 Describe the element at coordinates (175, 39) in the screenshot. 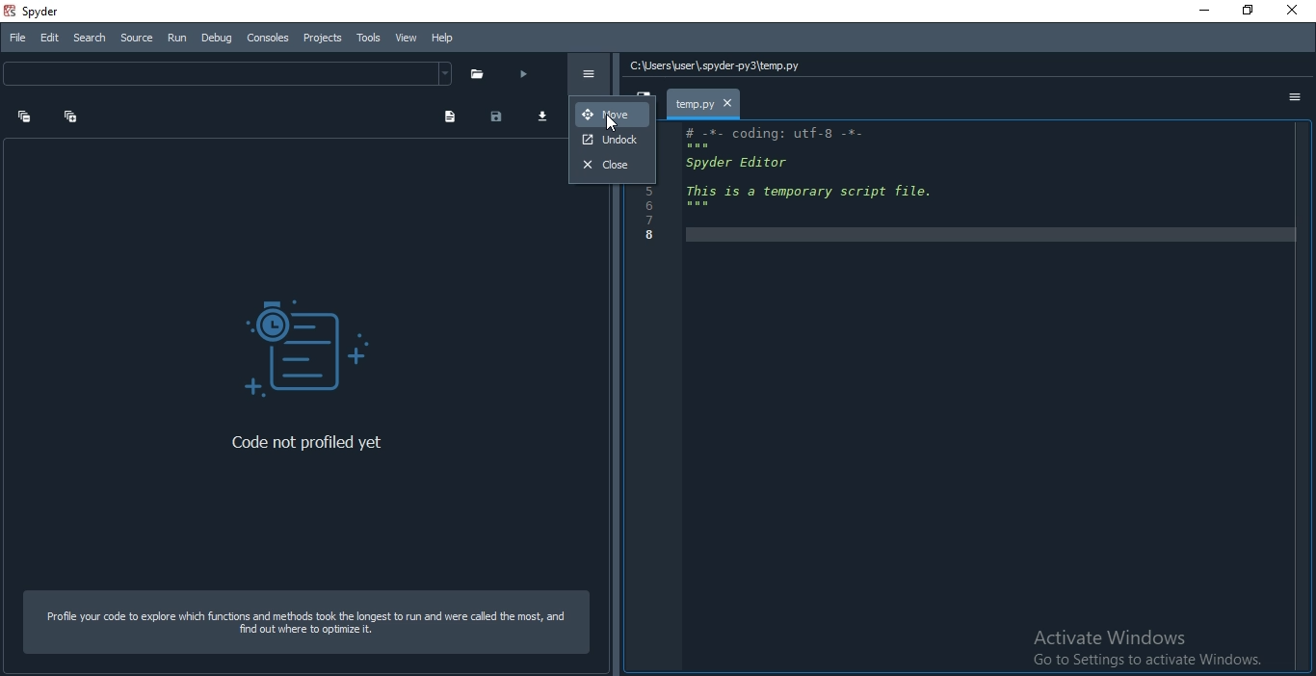

I see `Run` at that location.